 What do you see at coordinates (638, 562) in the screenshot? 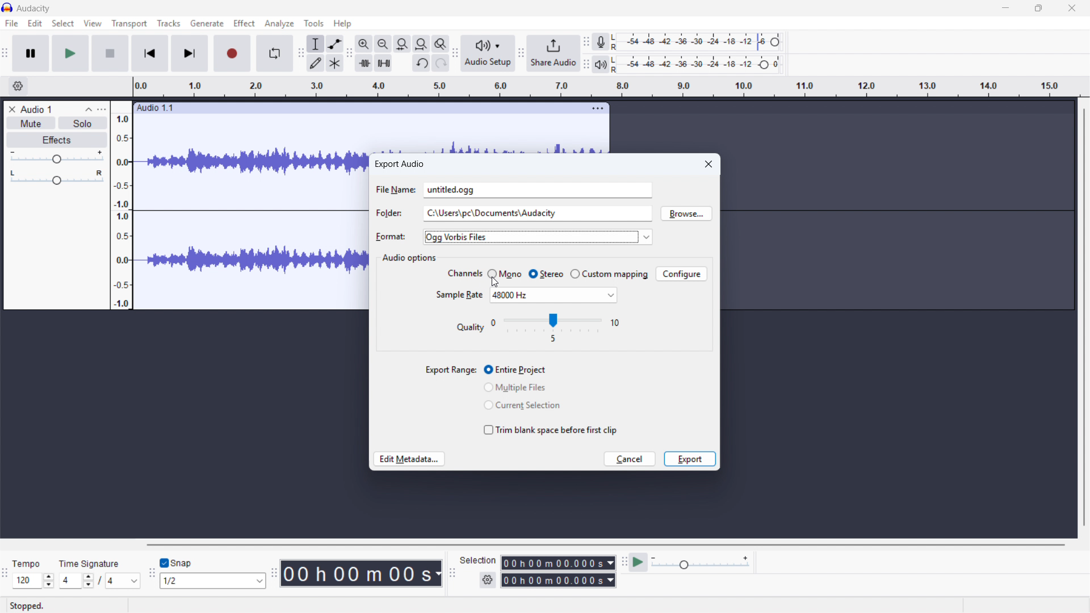
I see `Play at speed` at bounding box center [638, 562].